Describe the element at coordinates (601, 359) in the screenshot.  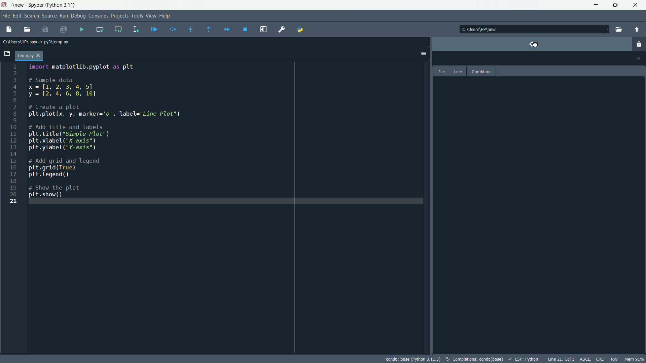
I see `CRLF` at that location.